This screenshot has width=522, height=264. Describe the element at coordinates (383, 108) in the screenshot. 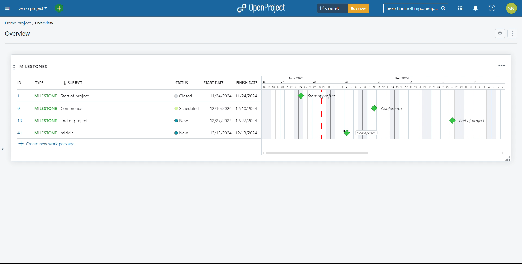

I see `calendar view` at that location.